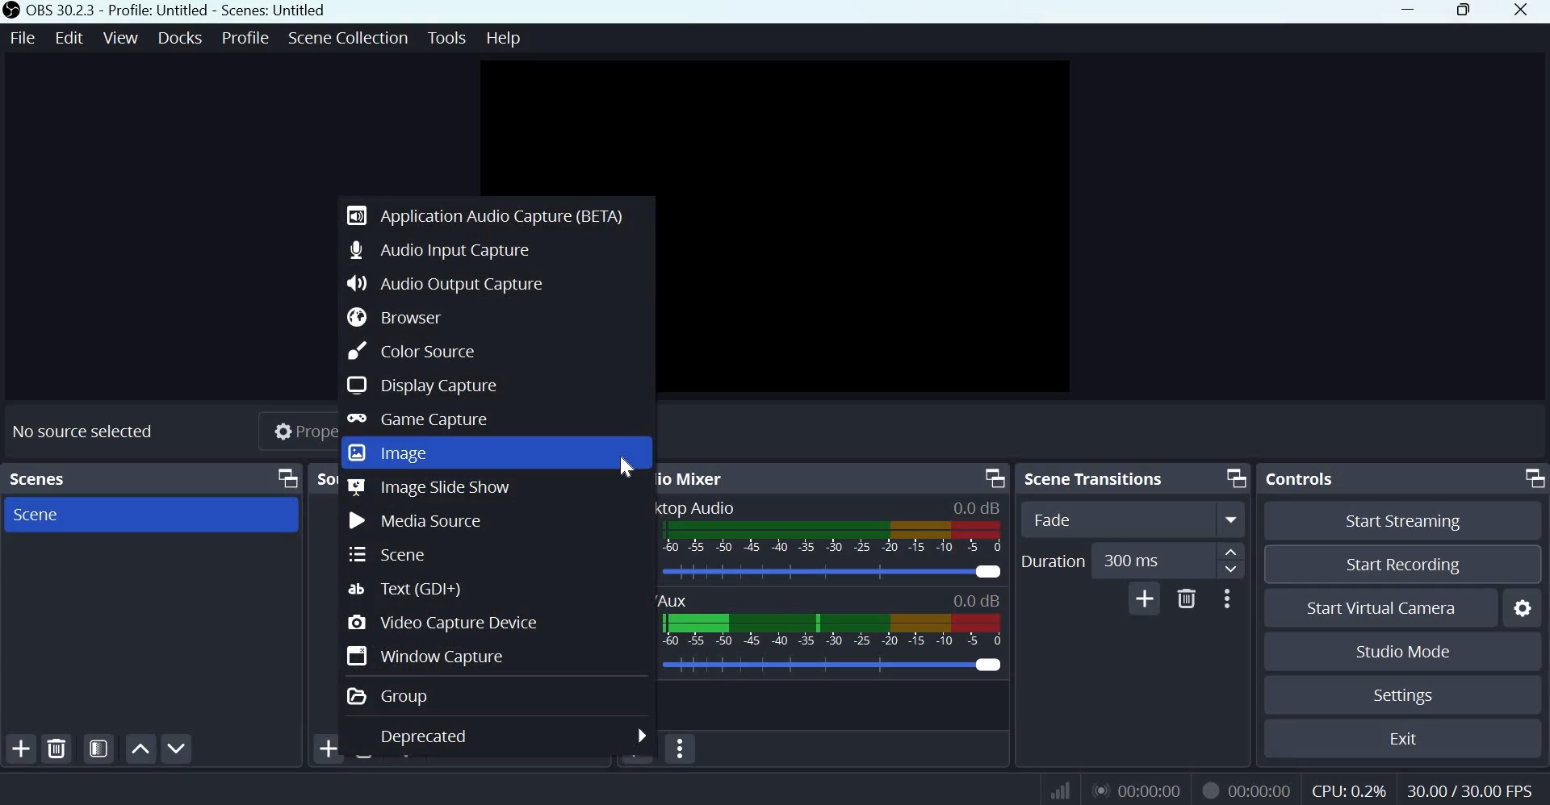 Image resolution: width=1550 pixels, height=805 pixels. I want to click on help, so click(505, 37).